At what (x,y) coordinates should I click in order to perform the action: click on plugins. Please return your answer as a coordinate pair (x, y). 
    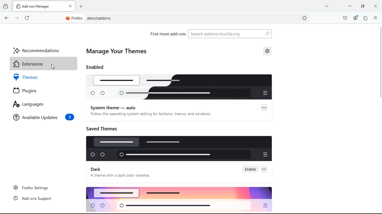
    Looking at the image, I should click on (42, 90).